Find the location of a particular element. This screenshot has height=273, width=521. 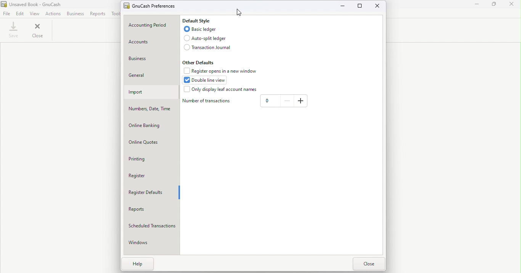

Register defaults is located at coordinates (150, 192).